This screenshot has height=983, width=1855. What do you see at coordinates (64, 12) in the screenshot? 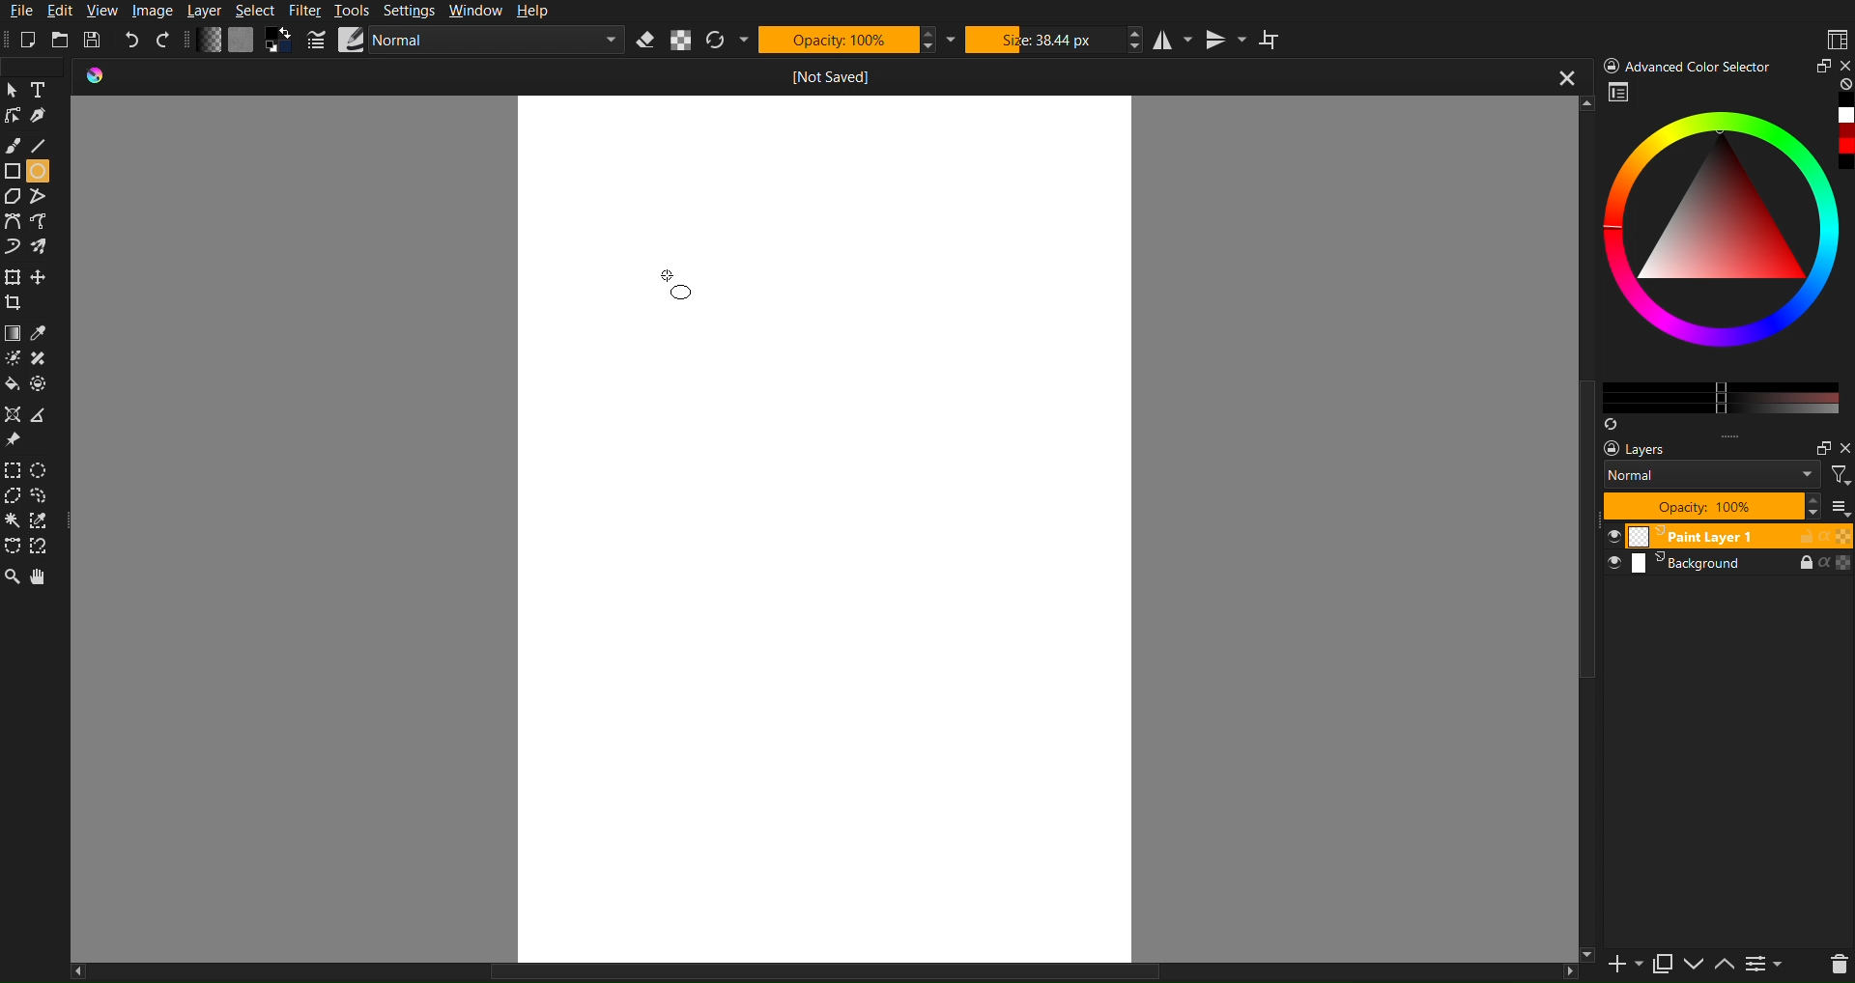
I see `Edit` at bounding box center [64, 12].